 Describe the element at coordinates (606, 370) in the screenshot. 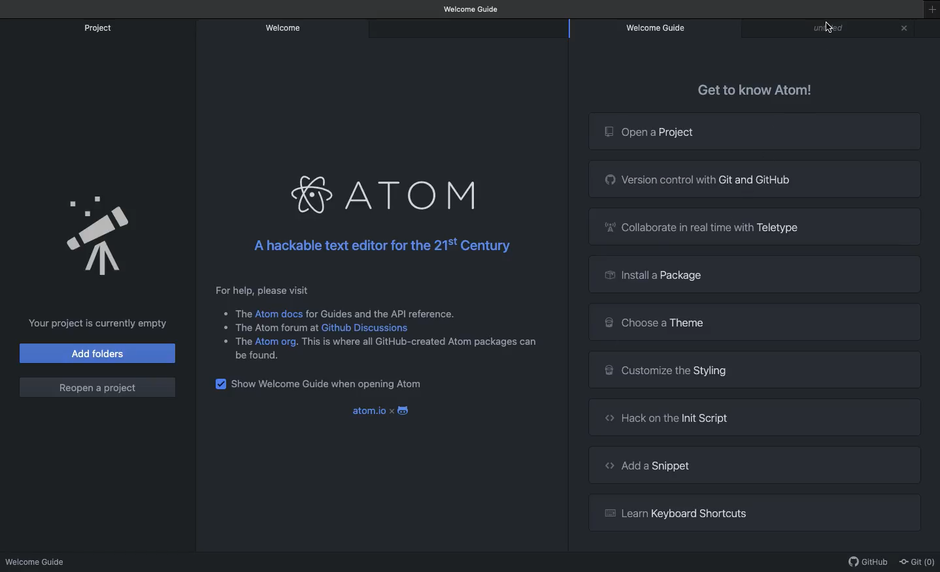

I see `Styling logo` at that location.